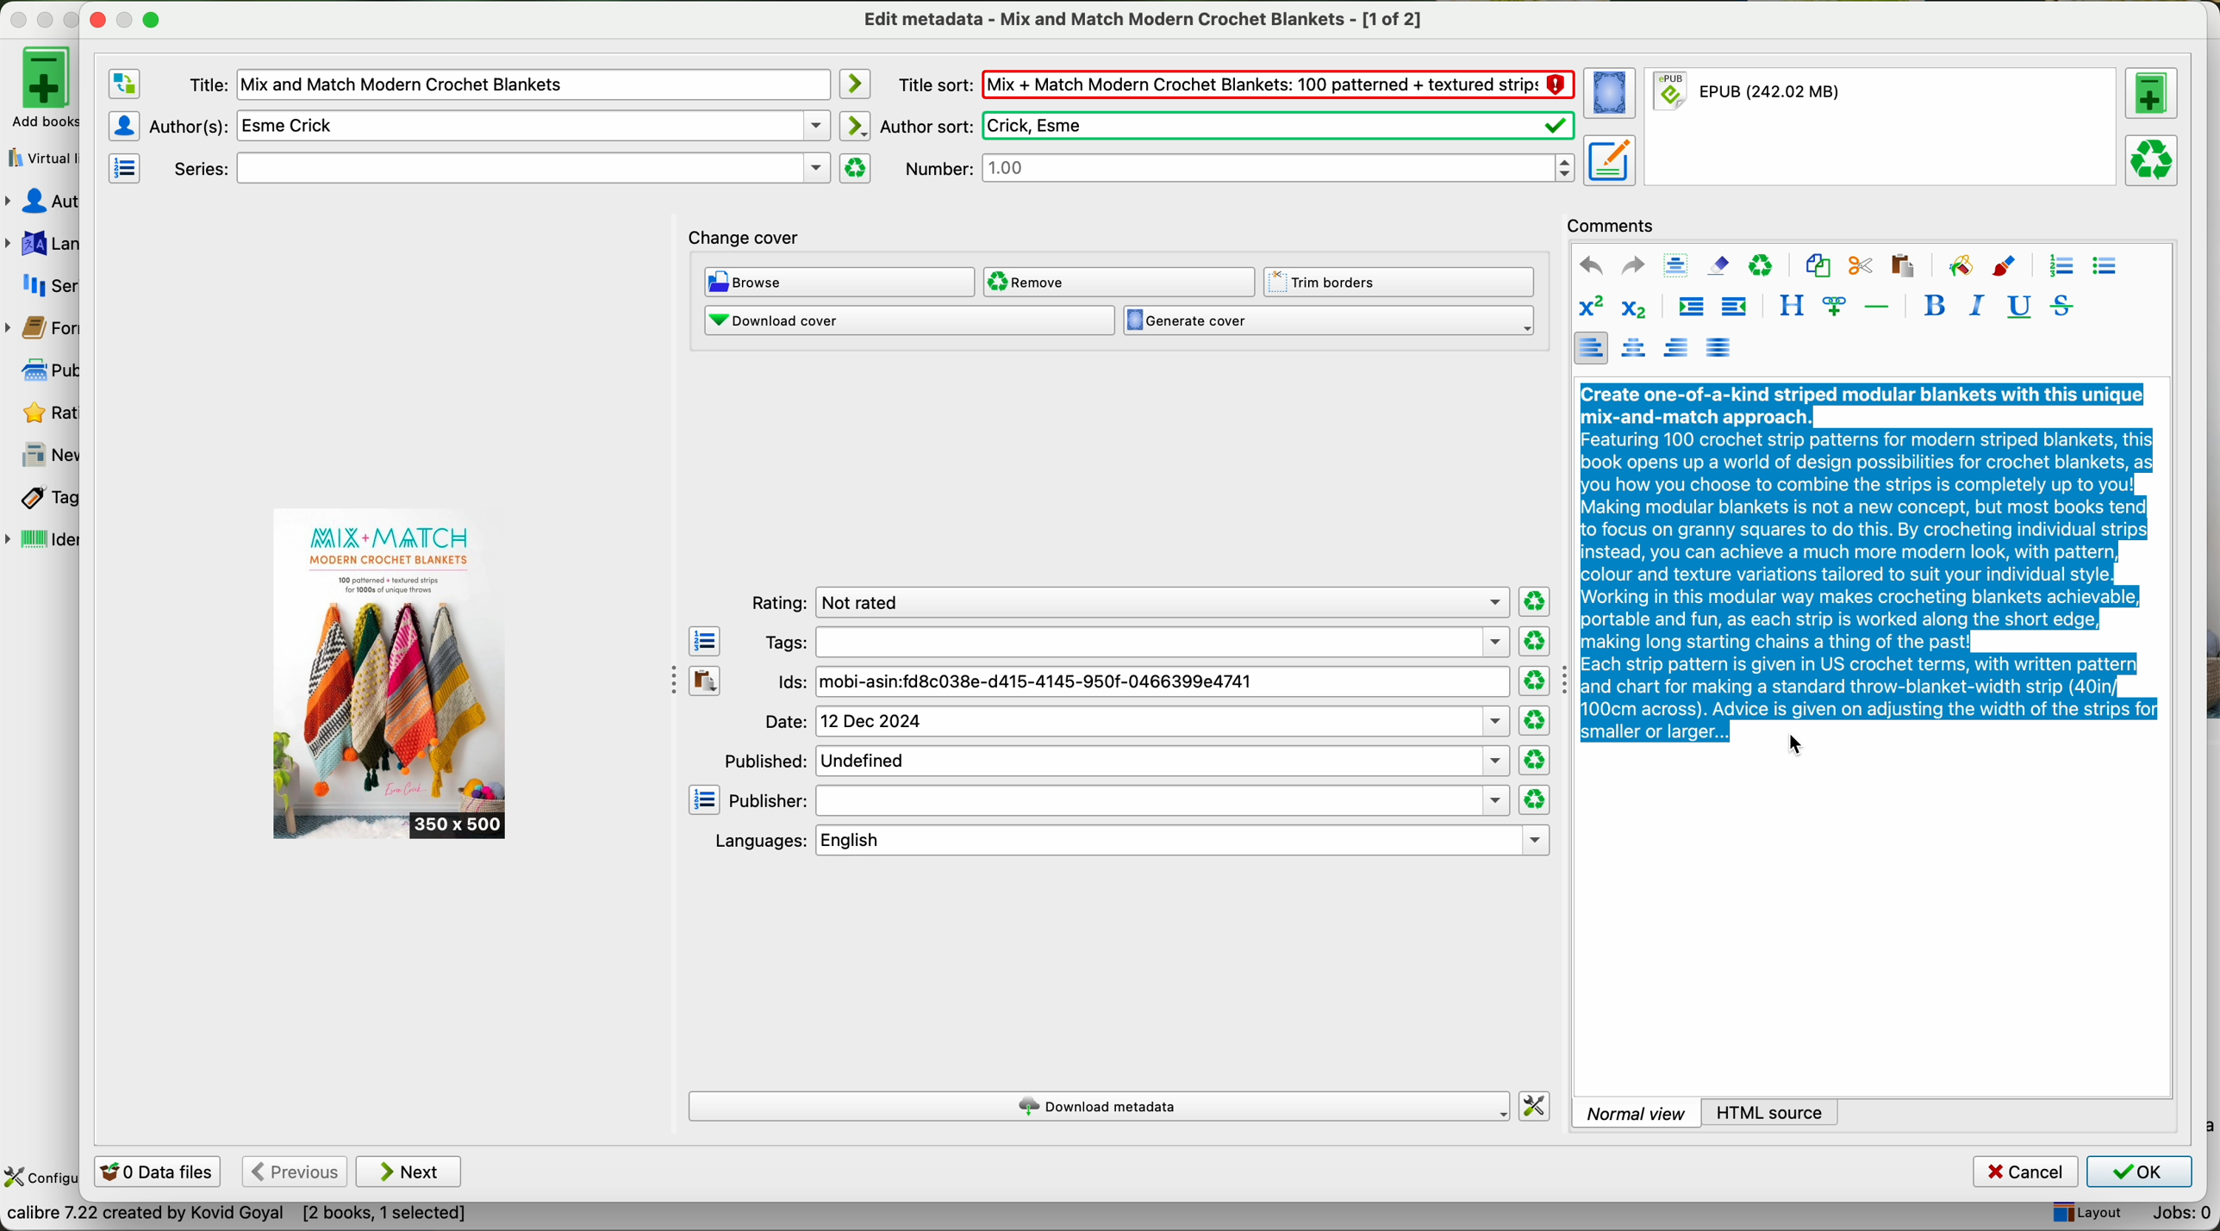 The image size is (2220, 1231). What do you see at coordinates (409, 1172) in the screenshot?
I see `next` at bounding box center [409, 1172].